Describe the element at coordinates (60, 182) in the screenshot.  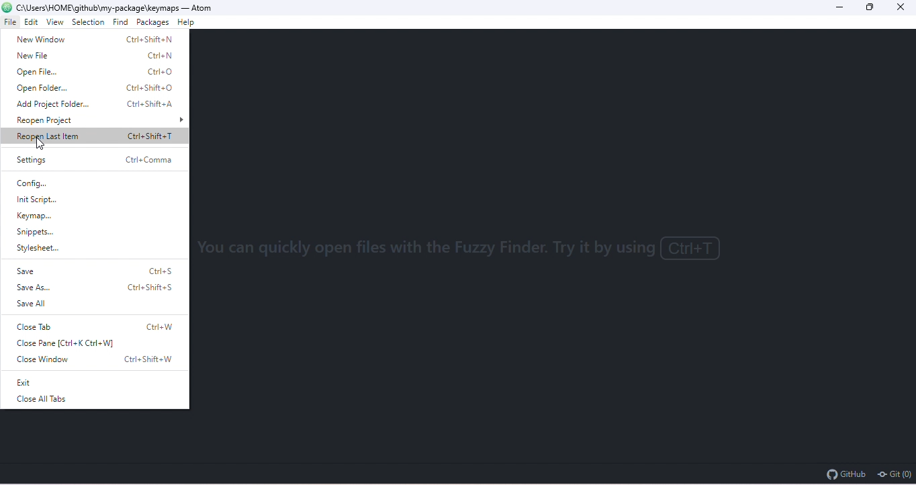
I see `config` at that location.